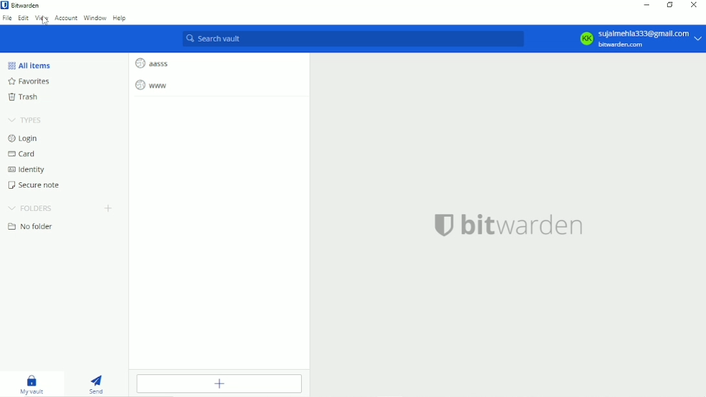 The height and width of the screenshot is (397, 706). What do you see at coordinates (219, 383) in the screenshot?
I see `Add item` at bounding box center [219, 383].